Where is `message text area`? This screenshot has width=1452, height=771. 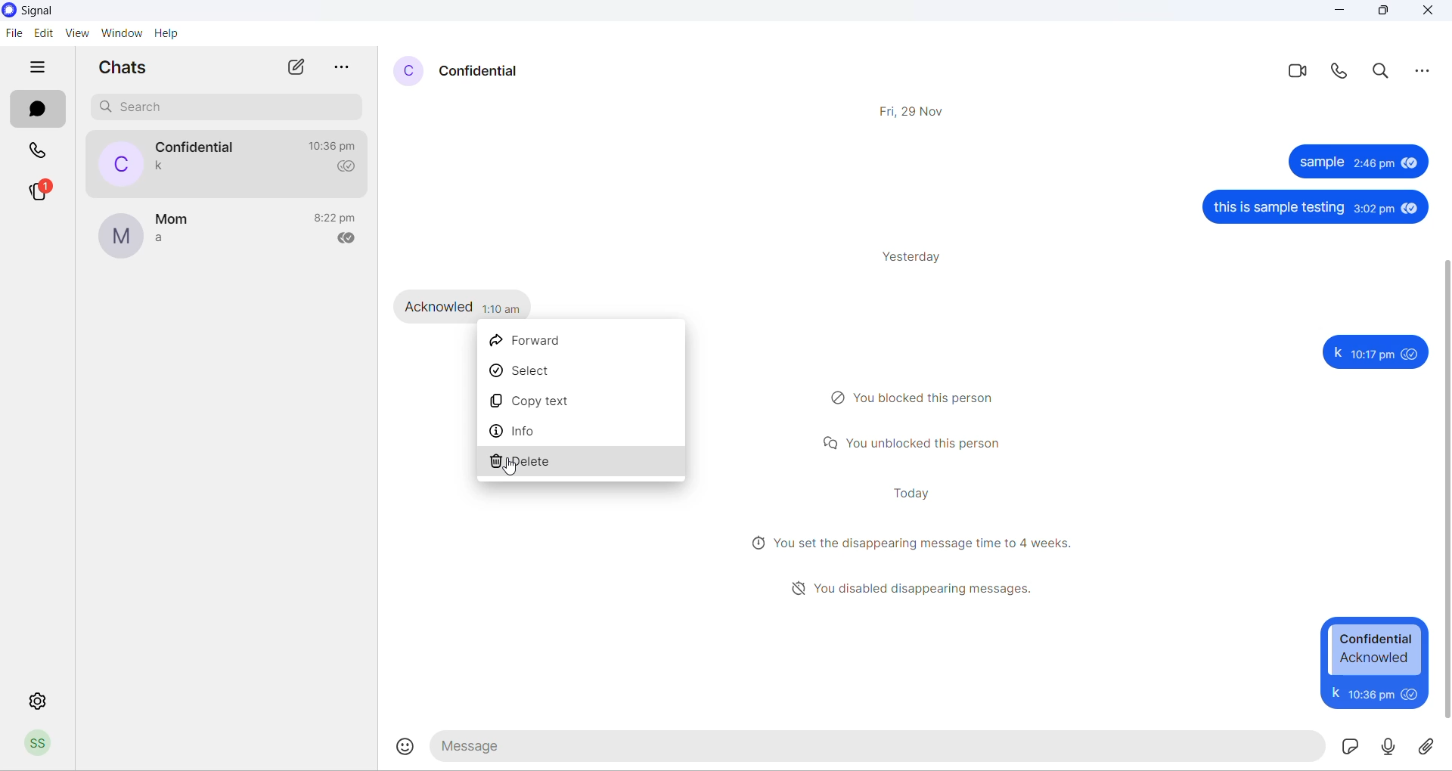
message text area is located at coordinates (882, 745).